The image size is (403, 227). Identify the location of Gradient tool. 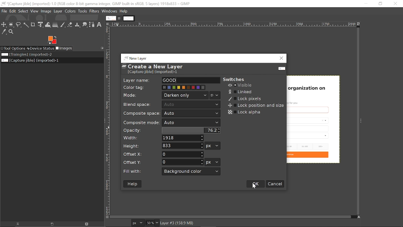
(55, 25).